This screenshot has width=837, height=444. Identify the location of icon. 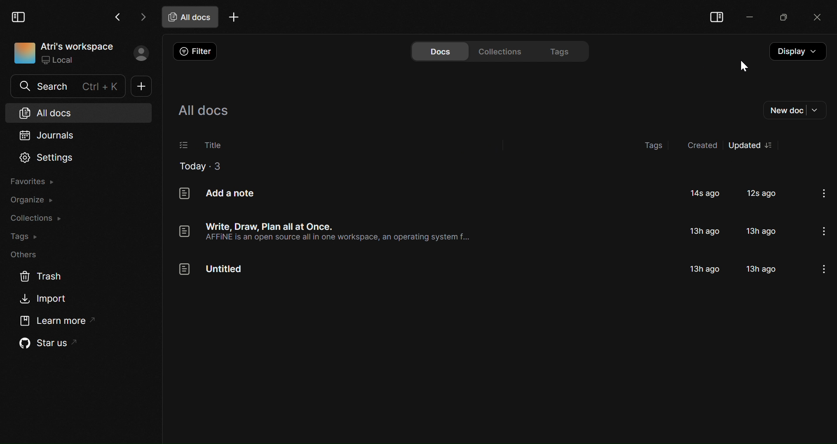
(23, 53).